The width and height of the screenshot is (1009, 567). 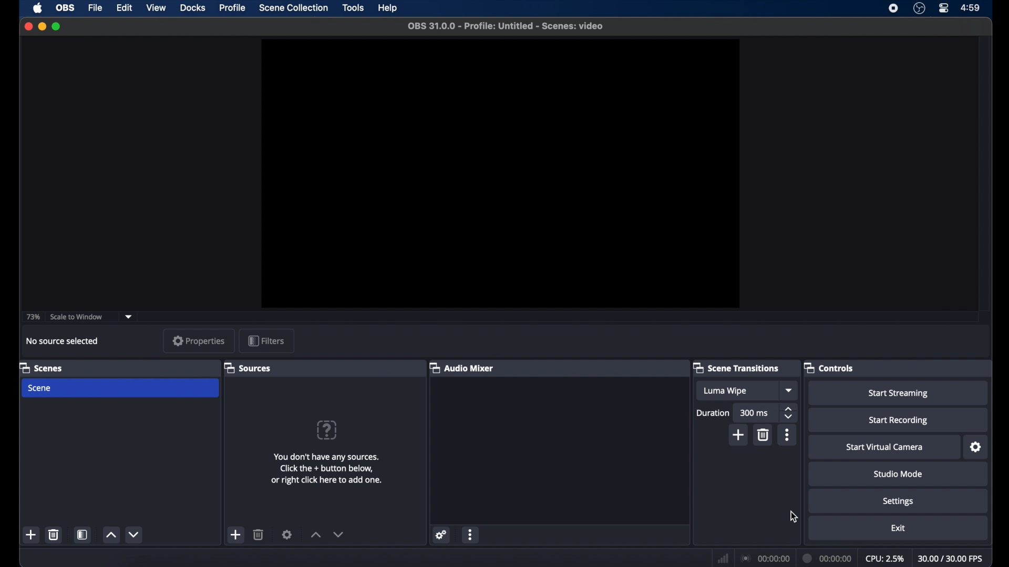 What do you see at coordinates (135, 534) in the screenshot?
I see `decrement` at bounding box center [135, 534].